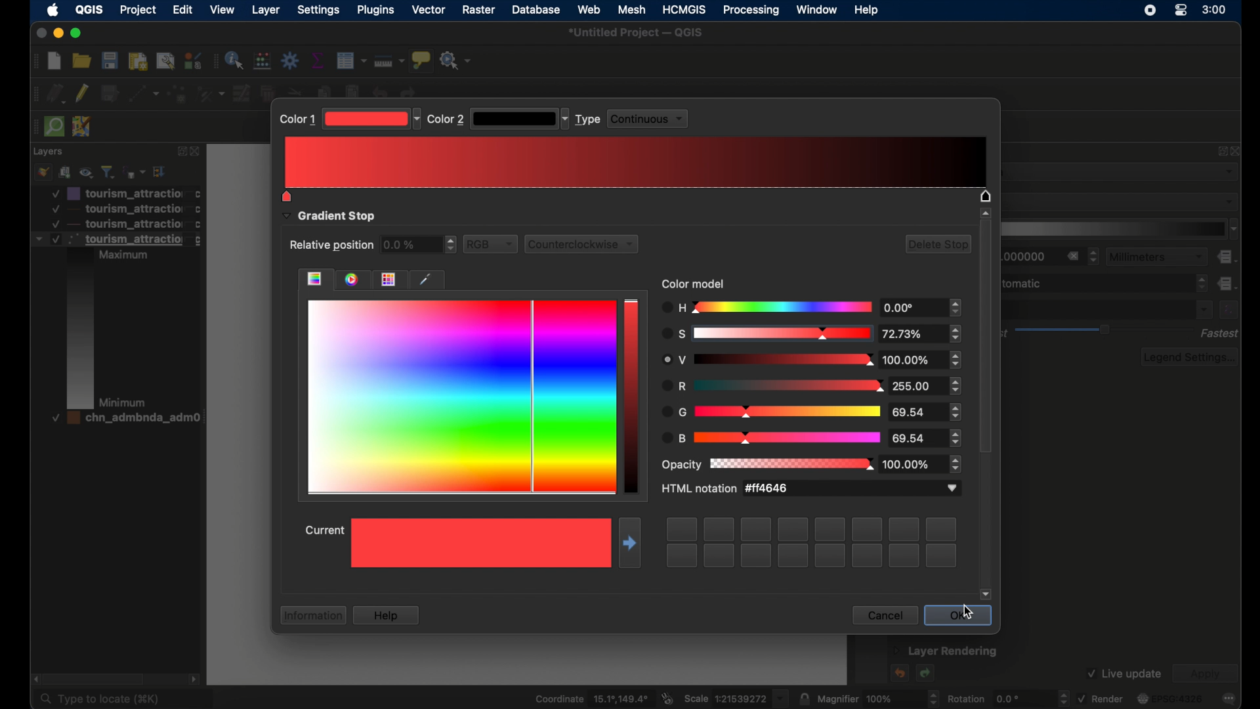 This screenshot has height=709, width=1260. I want to click on scale, so click(736, 698).